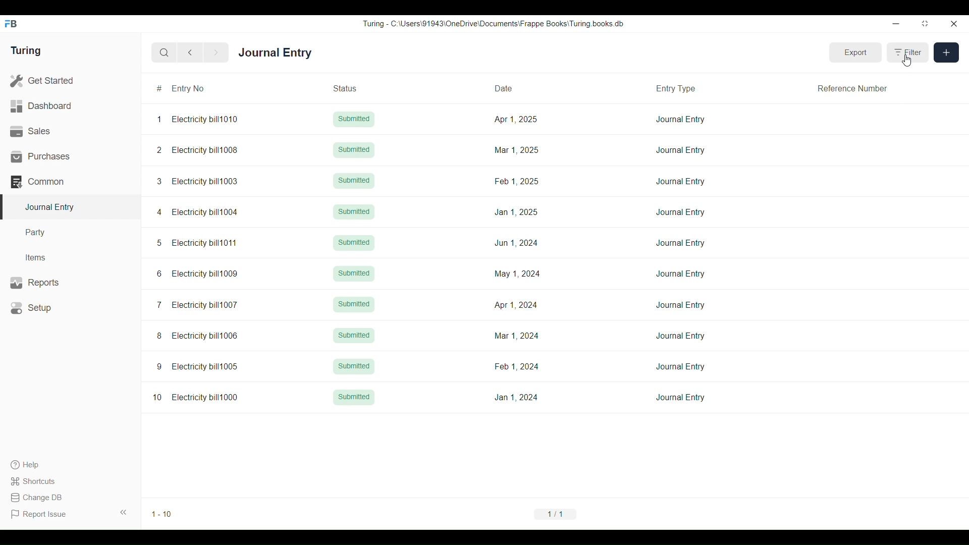 The width and height of the screenshot is (969, 545). Describe the element at coordinates (26, 50) in the screenshot. I see `Turing` at that location.